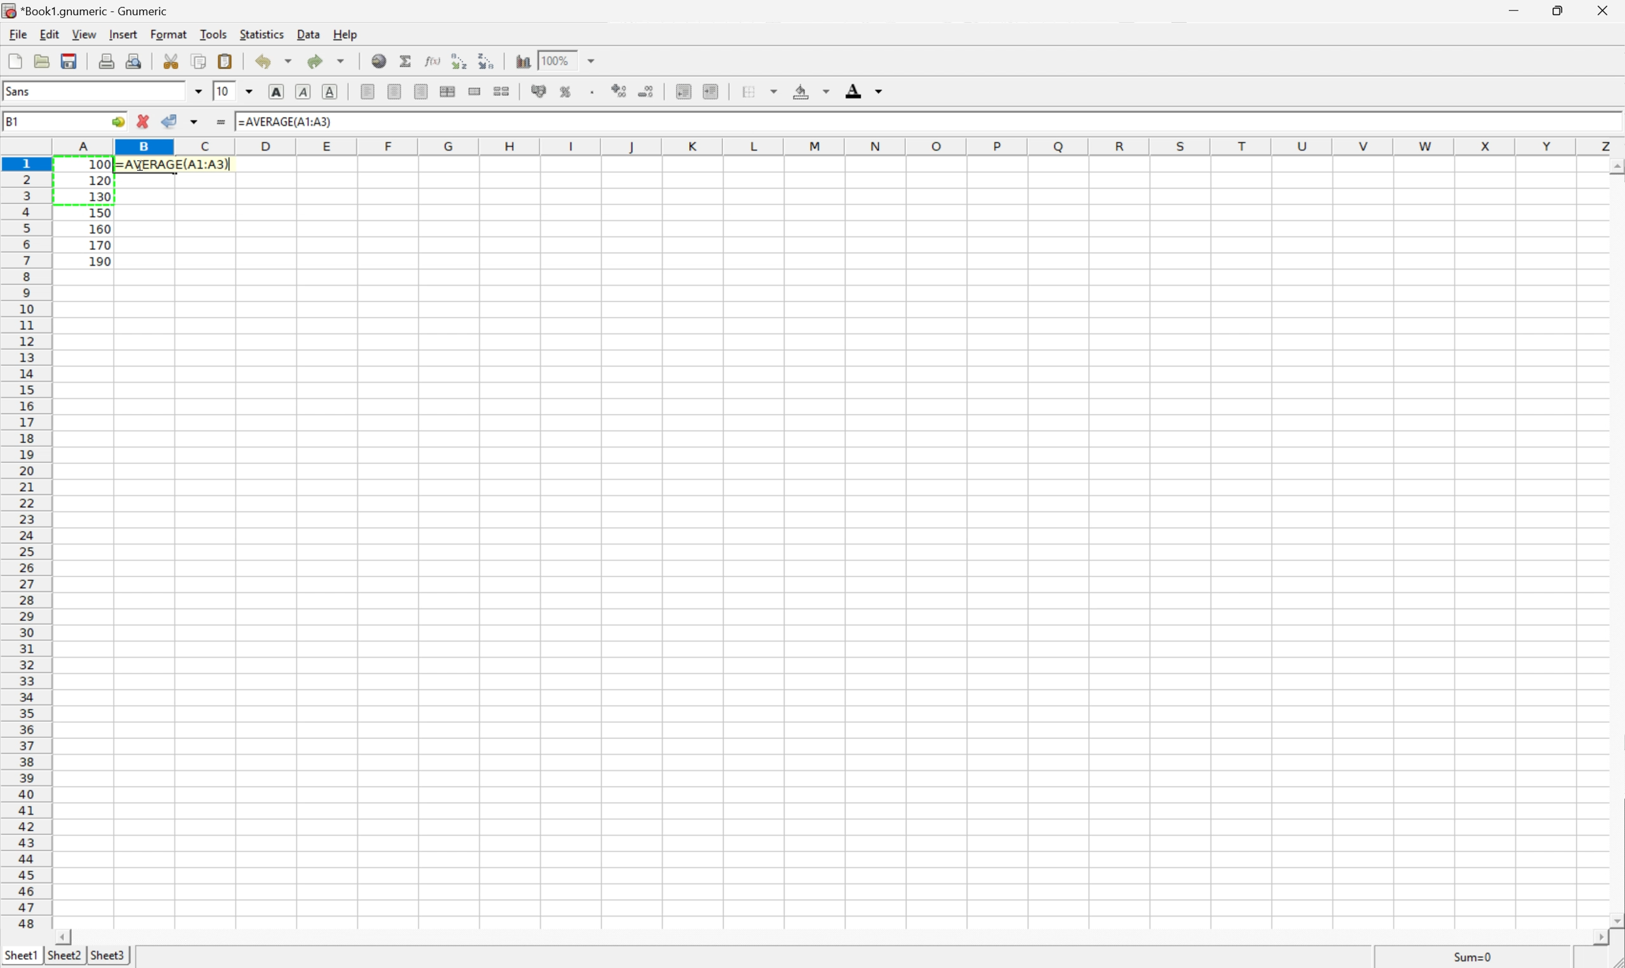  What do you see at coordinates (487, 61) in the screenshot?
I see `Sort the selected region in descending order based on the first column selected` at bounding box center [487, 61].